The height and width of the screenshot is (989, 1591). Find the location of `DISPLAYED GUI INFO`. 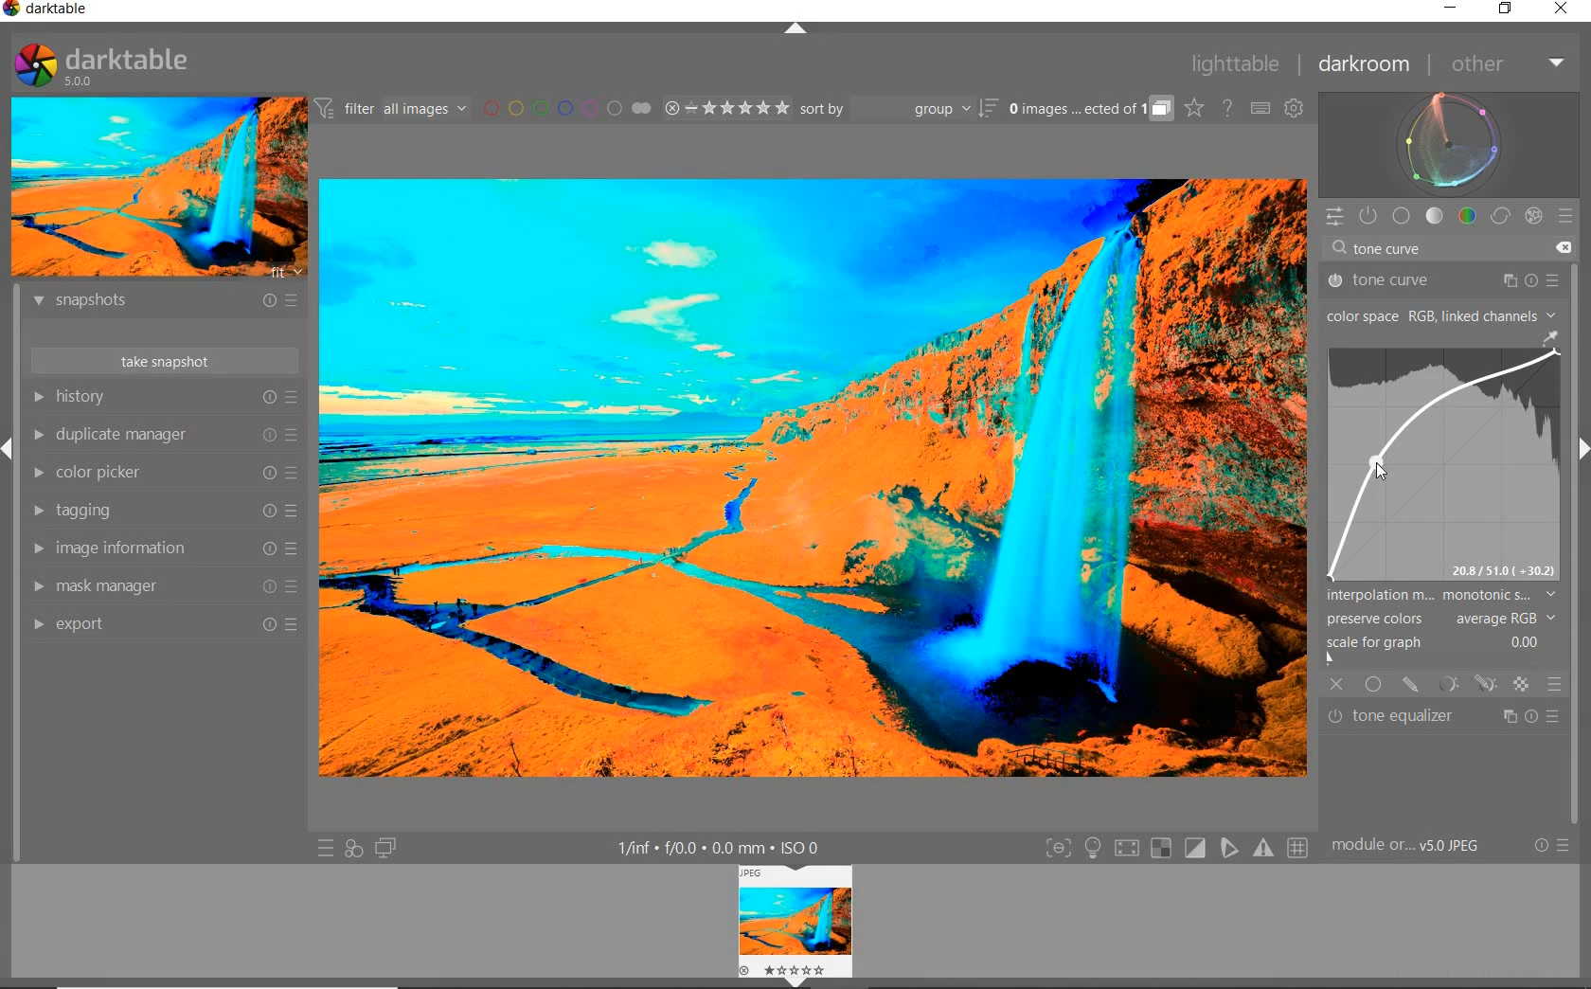

DISPLAYED GUI INFO is located at coordinates (724, 847).